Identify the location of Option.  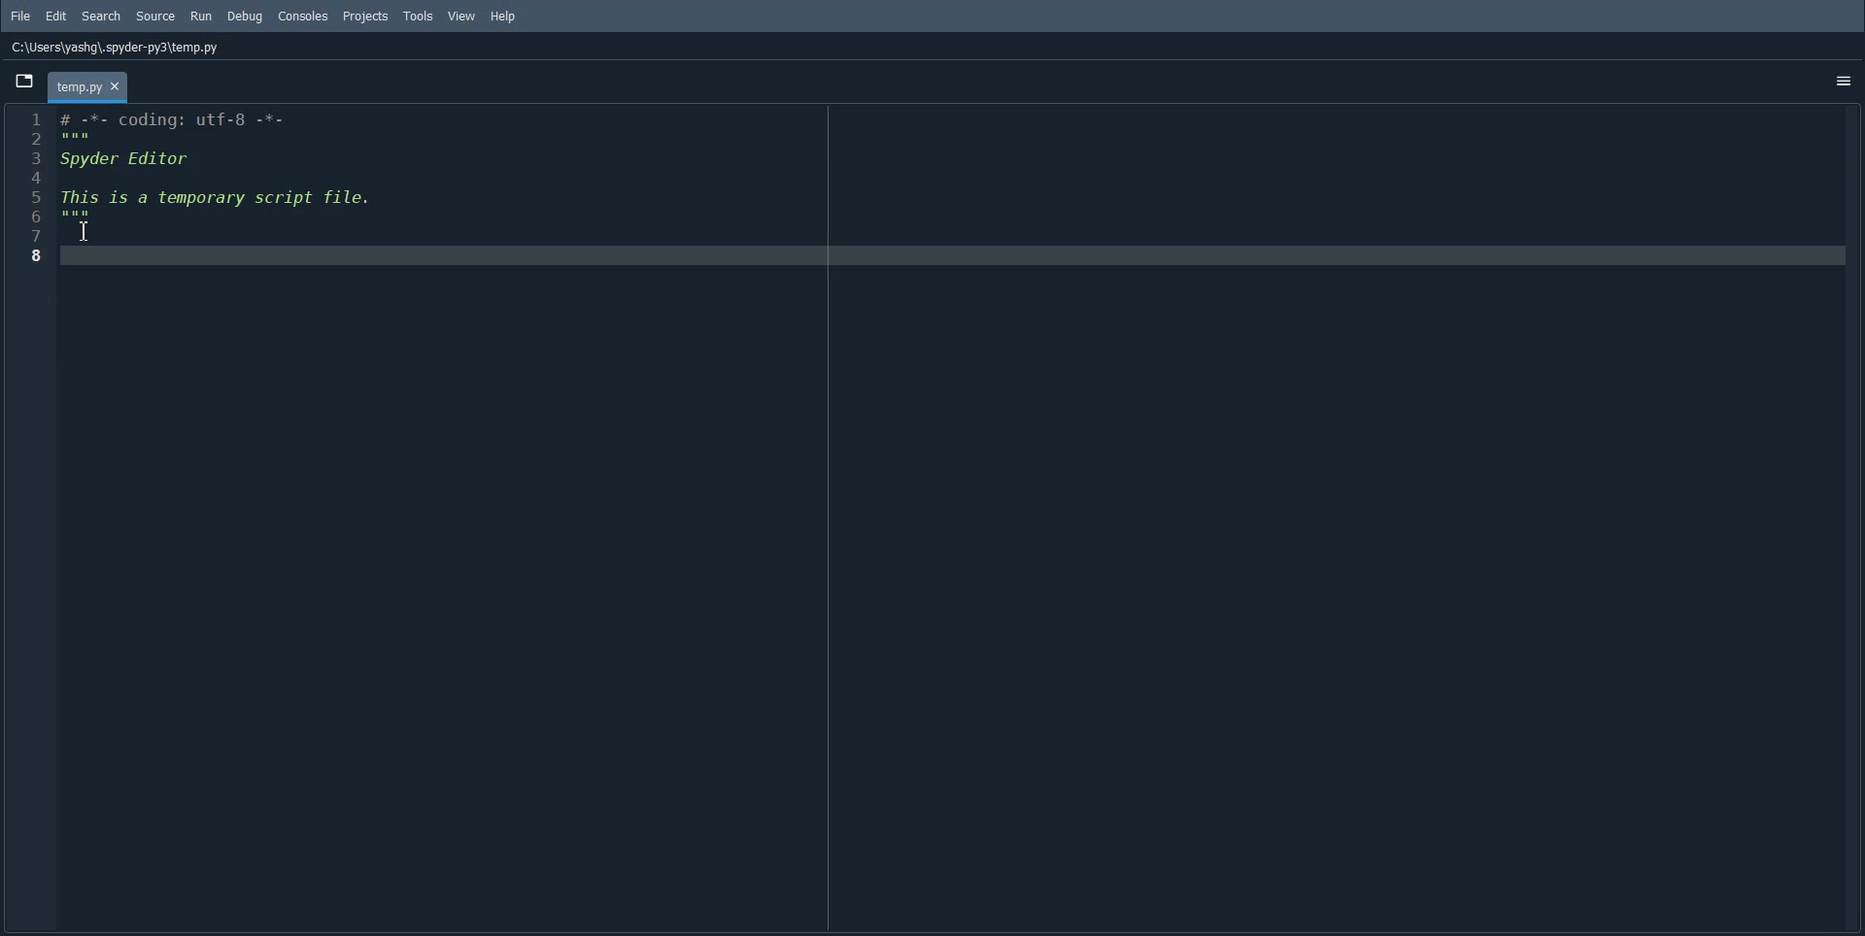
(1844, 81).